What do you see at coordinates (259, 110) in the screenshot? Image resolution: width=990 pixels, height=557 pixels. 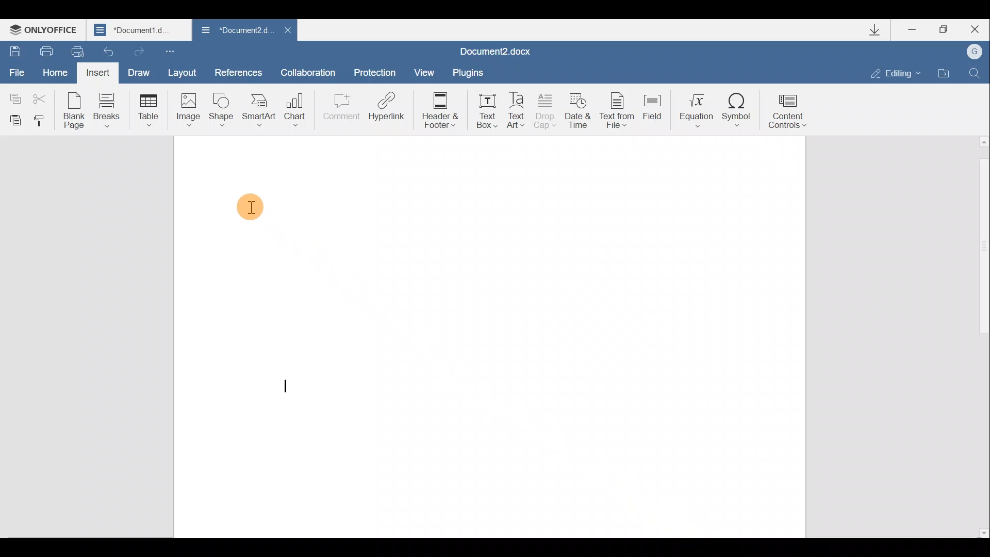 I see `SmartArt` at bounding box center [259, 110].